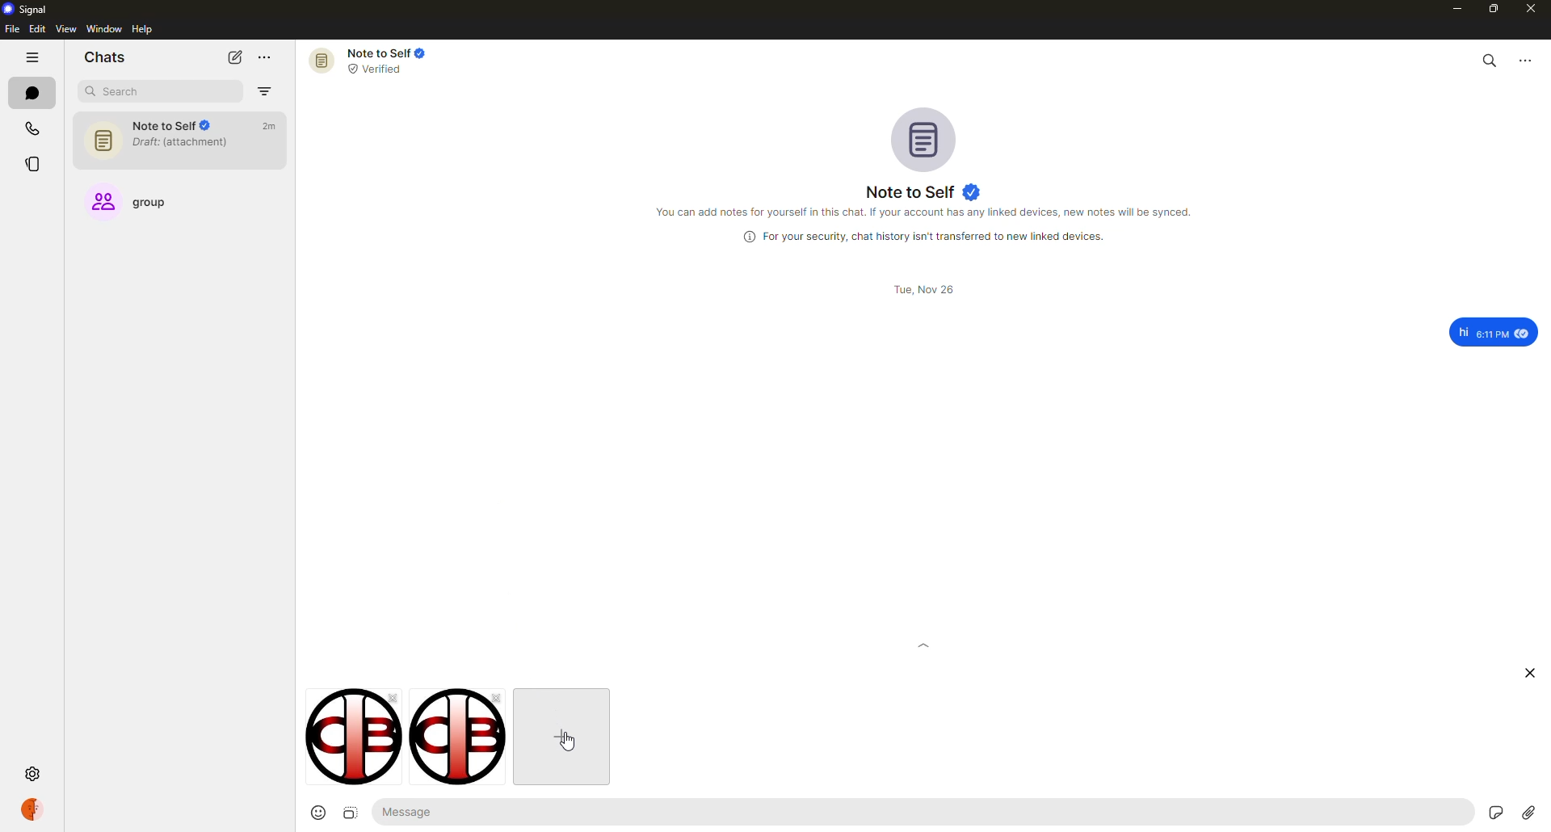  What do you see at coordinates (929, 237) in the screenshot?
I see `info` at bounding box center [929, 237].